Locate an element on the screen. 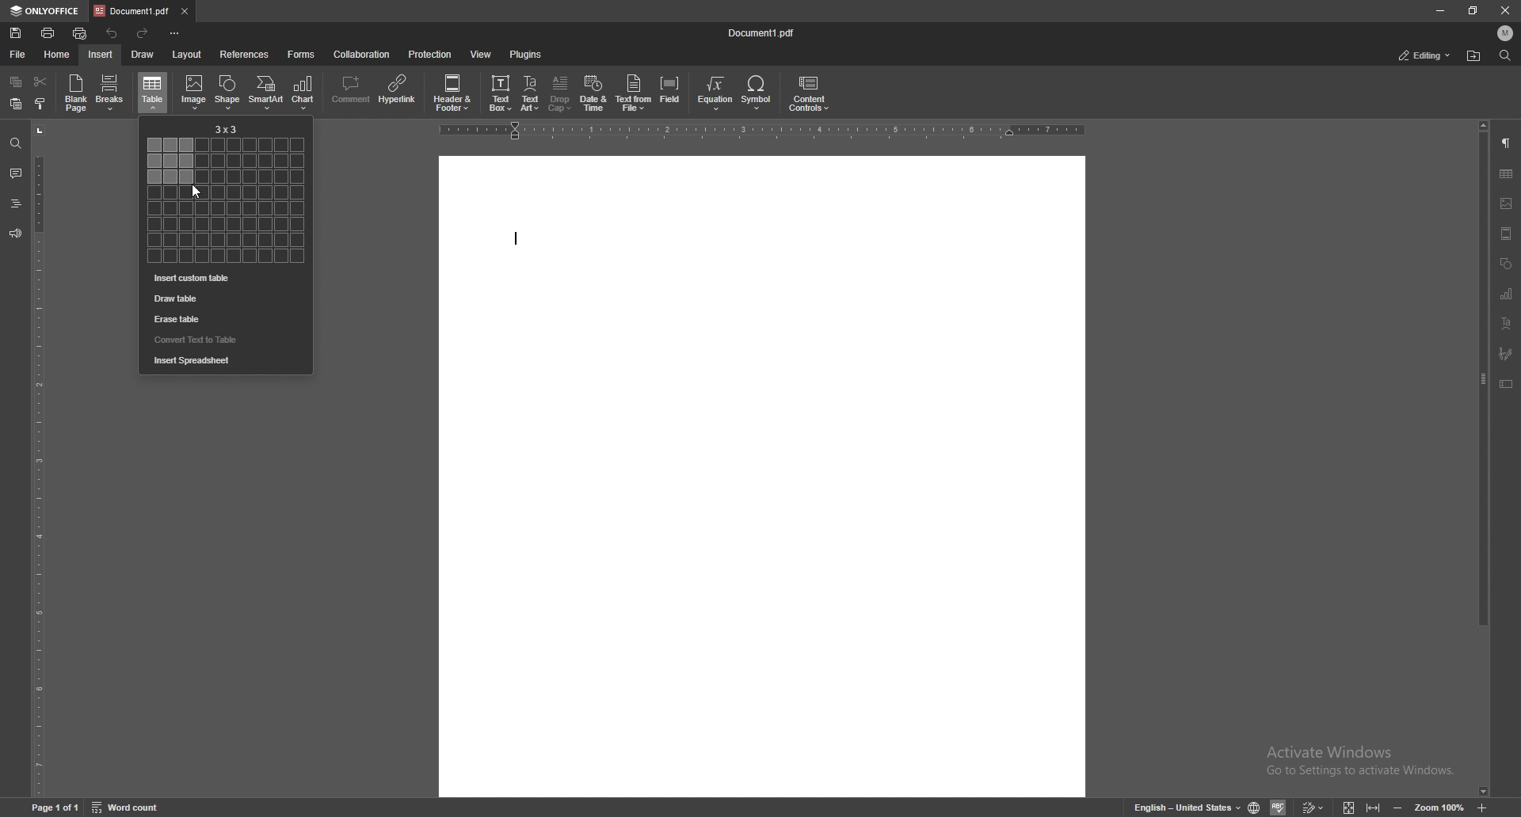  undo is located at coordinates (114, 32).